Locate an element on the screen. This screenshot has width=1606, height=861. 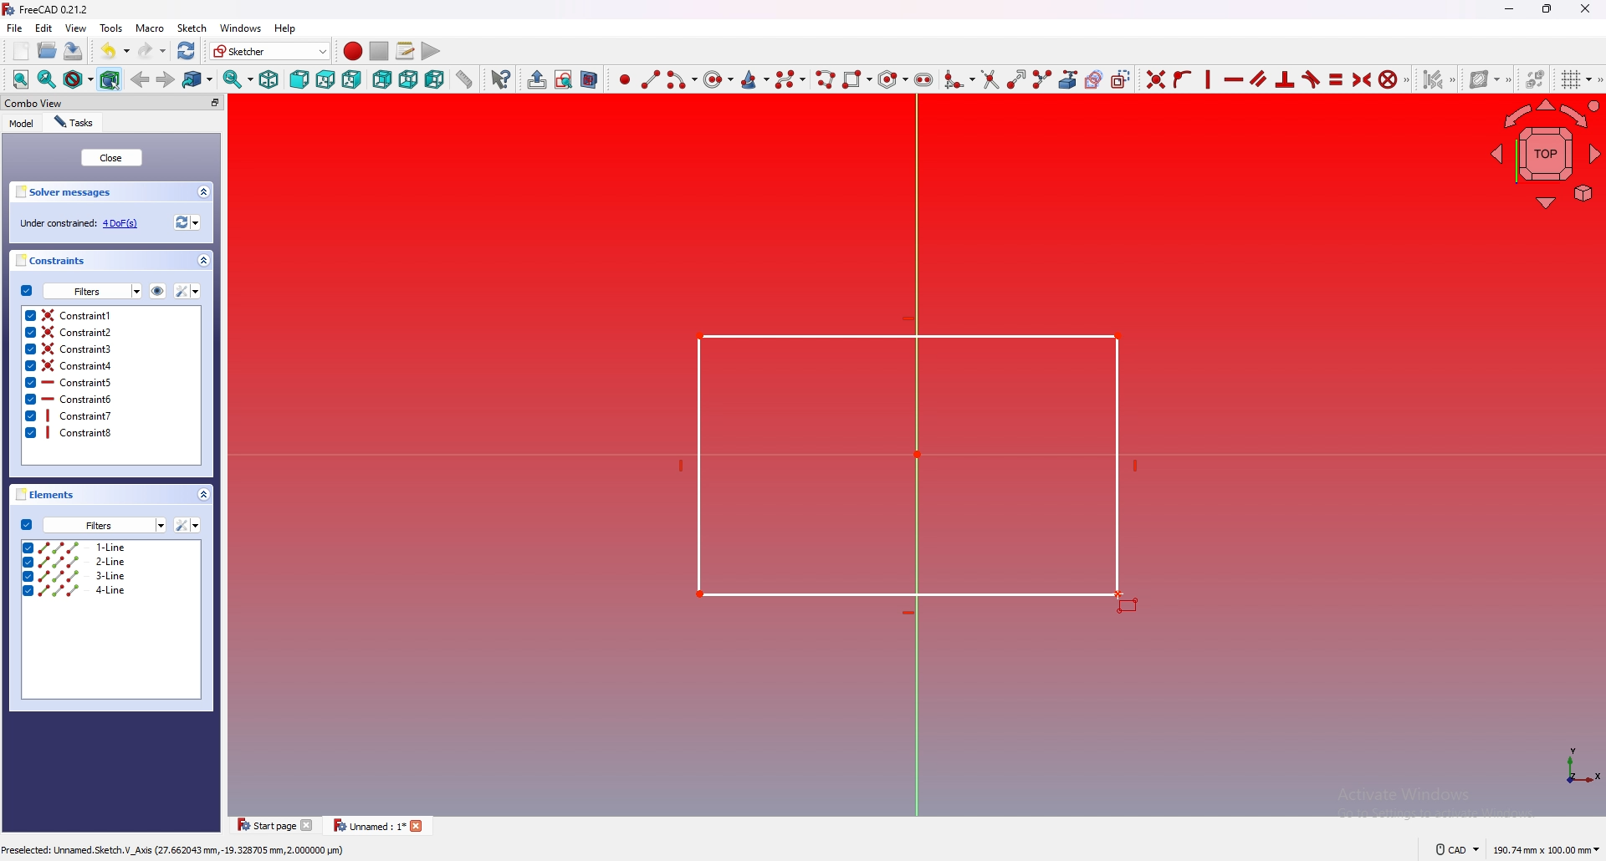
settings is located at coordinates (187, 291).